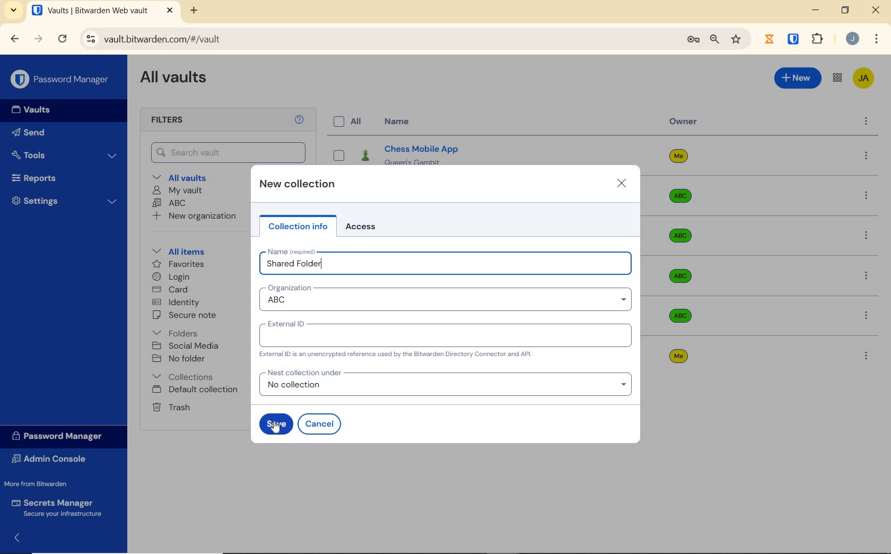  I want to click on Secrets Manager, so click(59, 508).